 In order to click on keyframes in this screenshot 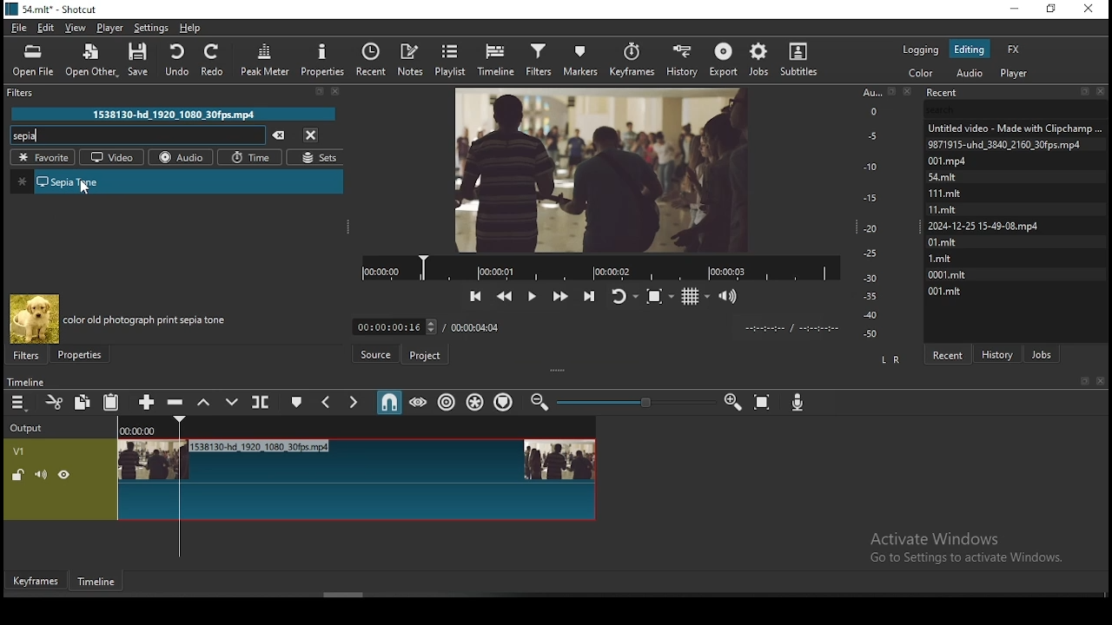, I will do `click(634, 56)`.